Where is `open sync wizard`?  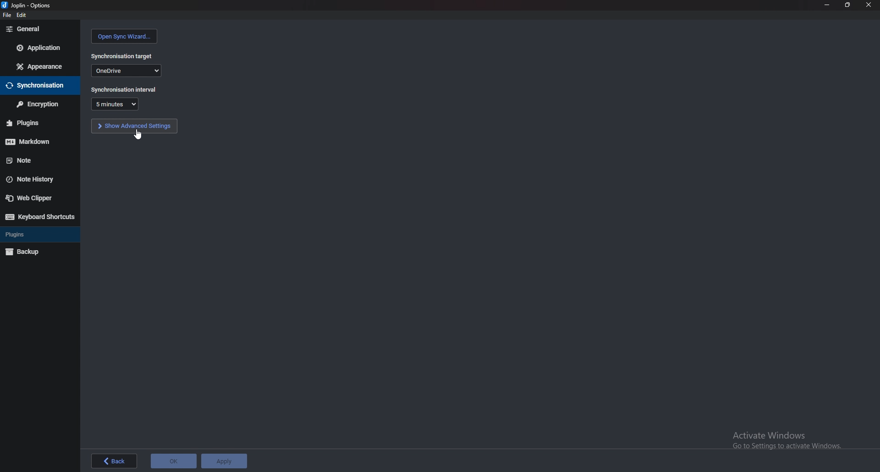 open sync wizard is located at coordinates (123, 36).